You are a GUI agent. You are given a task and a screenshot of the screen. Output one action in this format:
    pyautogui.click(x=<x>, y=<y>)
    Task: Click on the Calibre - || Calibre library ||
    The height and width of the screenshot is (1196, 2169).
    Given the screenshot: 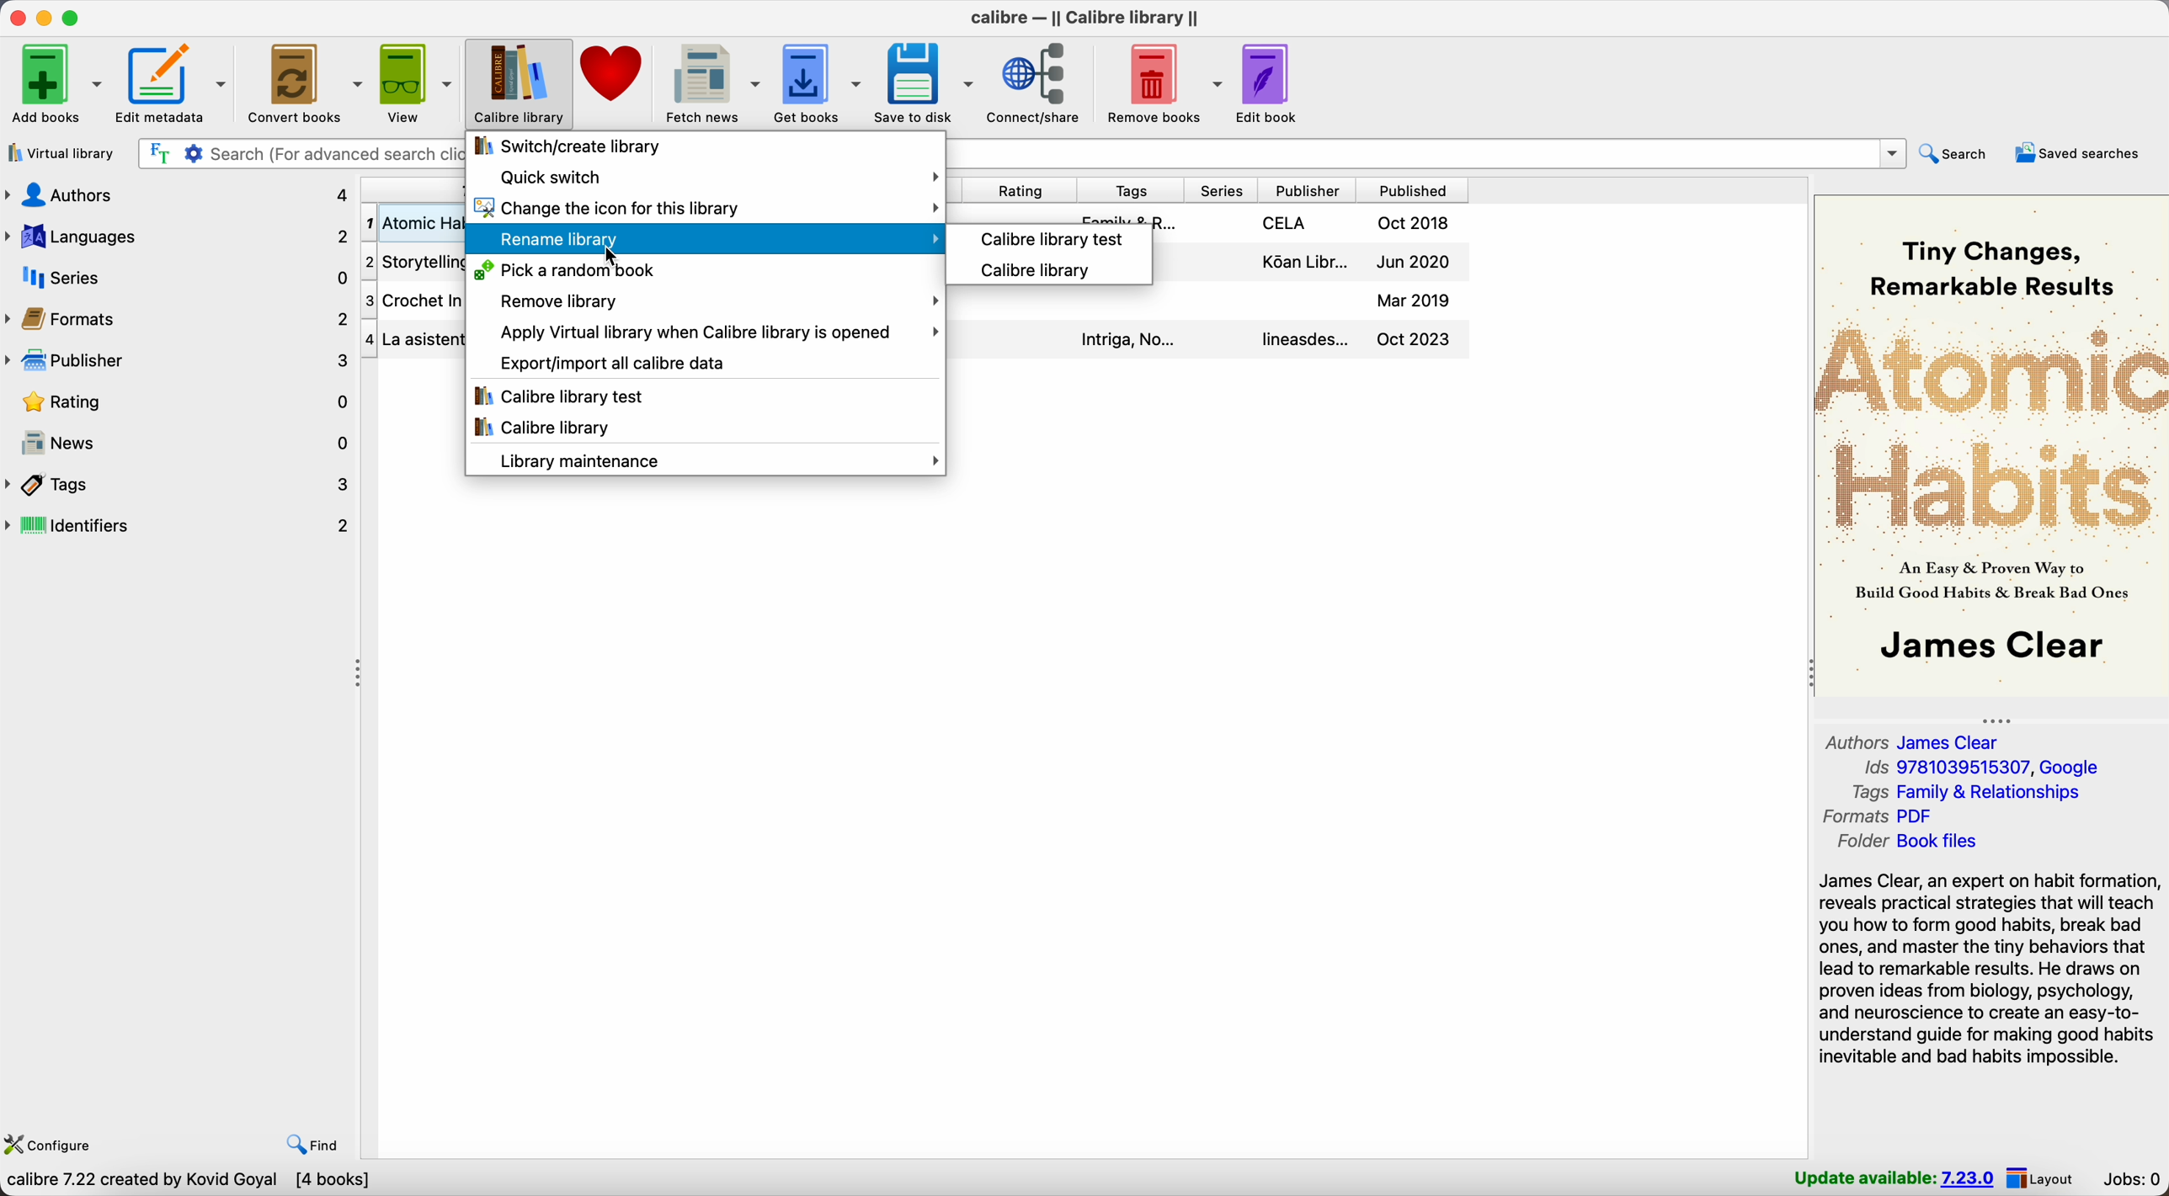 What is the action you would take?
    pyautogui.click(x=1087, y=15)
    